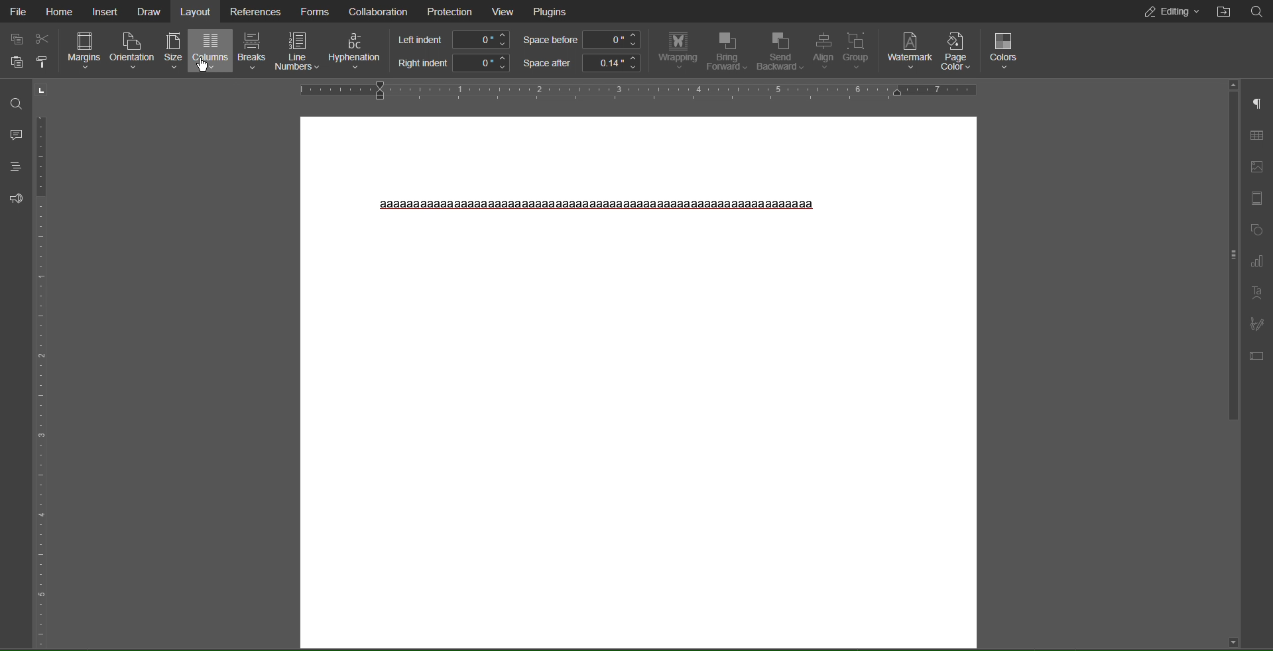 The height and width of the screenshot is (651, 1273). I want to click on Left Indents, so click(451, 40).